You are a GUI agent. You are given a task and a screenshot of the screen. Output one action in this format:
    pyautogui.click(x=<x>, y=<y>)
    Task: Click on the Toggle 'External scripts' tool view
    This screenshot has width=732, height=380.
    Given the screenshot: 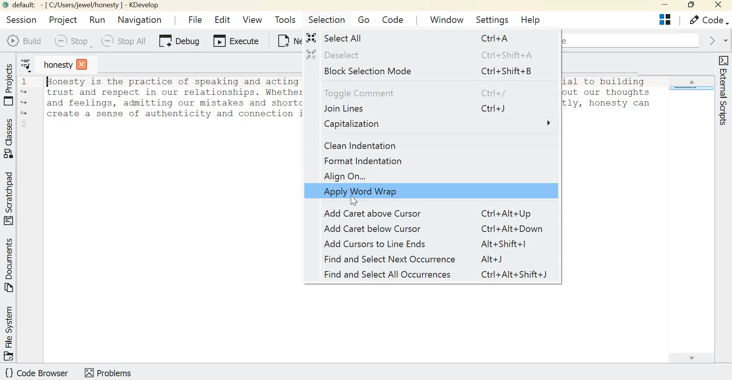 What is the action you would take?
    pyautogui.click(x=723, y=92)
    